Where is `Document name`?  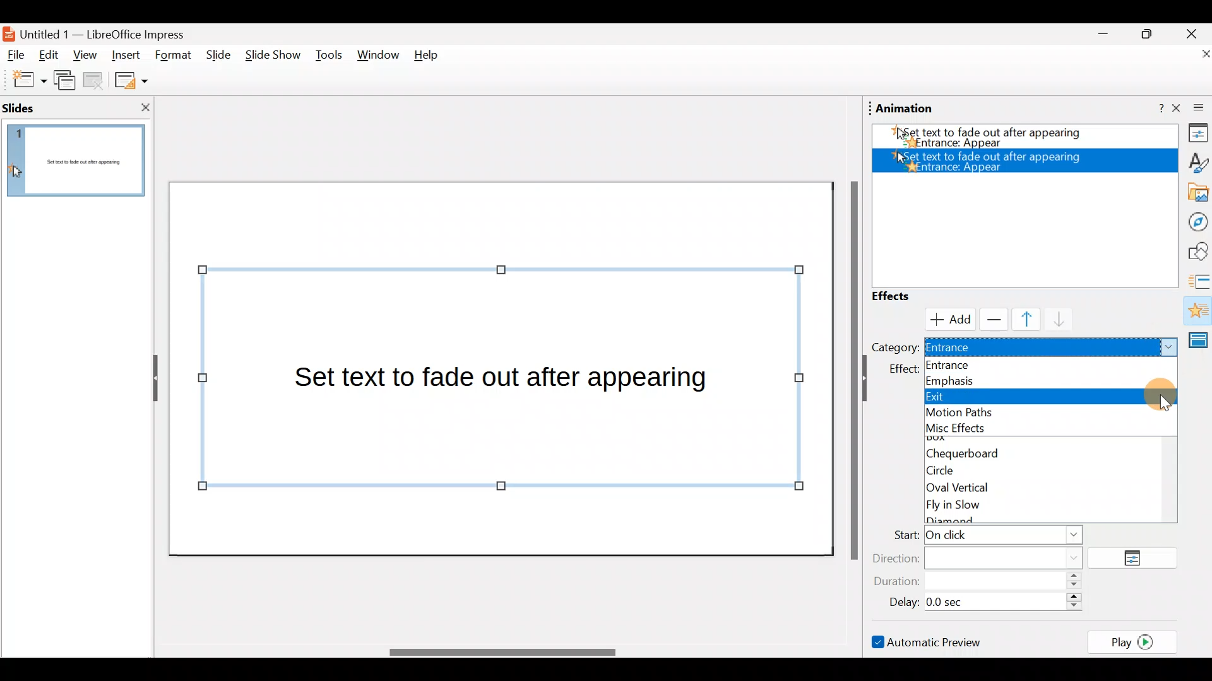 Document name is located at coordinates (103, 33).